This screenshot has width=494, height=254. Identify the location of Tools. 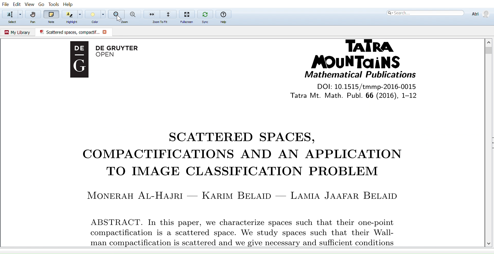
(52, 4).